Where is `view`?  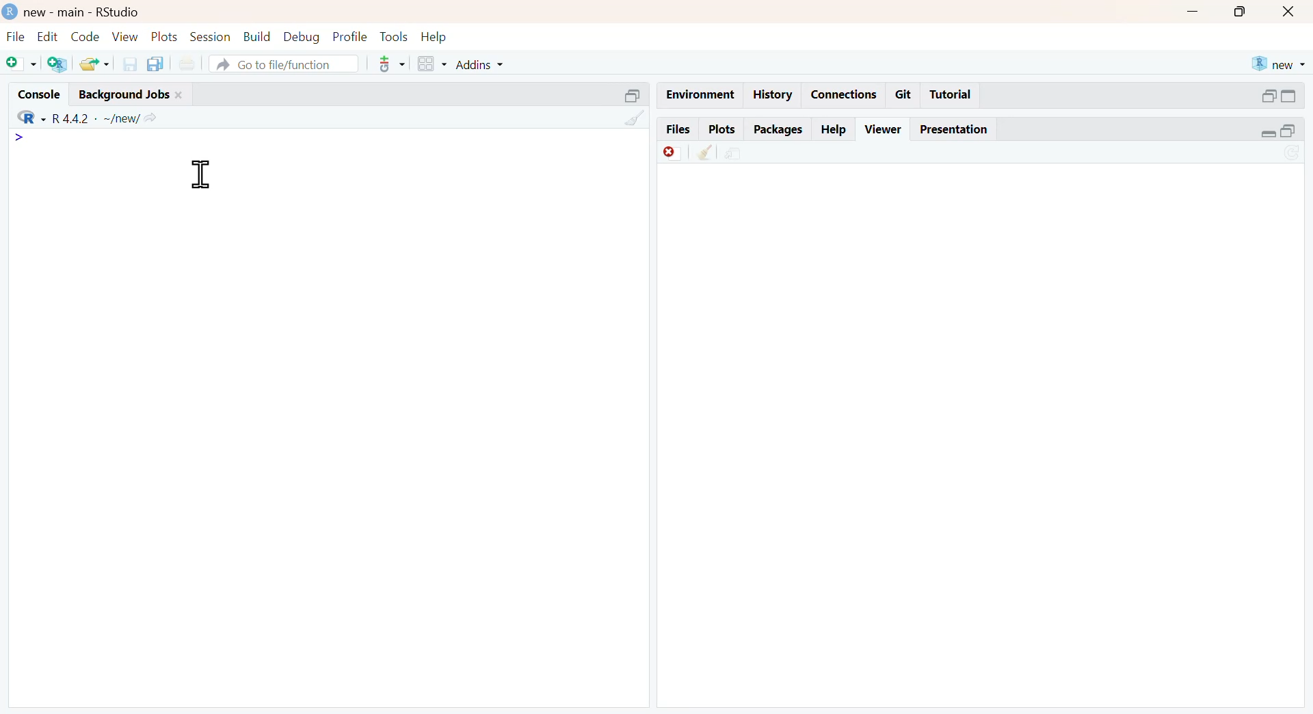 view is located at coordinates (126, 36).